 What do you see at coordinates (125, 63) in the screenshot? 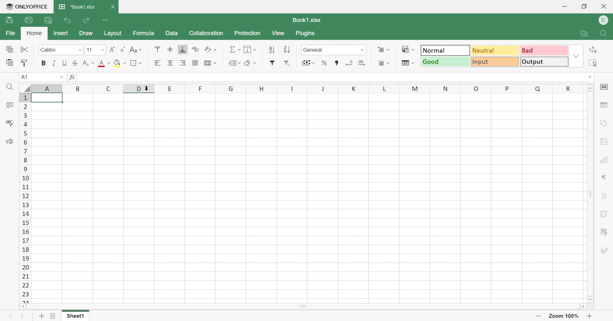
I see `Drop Down` at bounding box center [125, 63].